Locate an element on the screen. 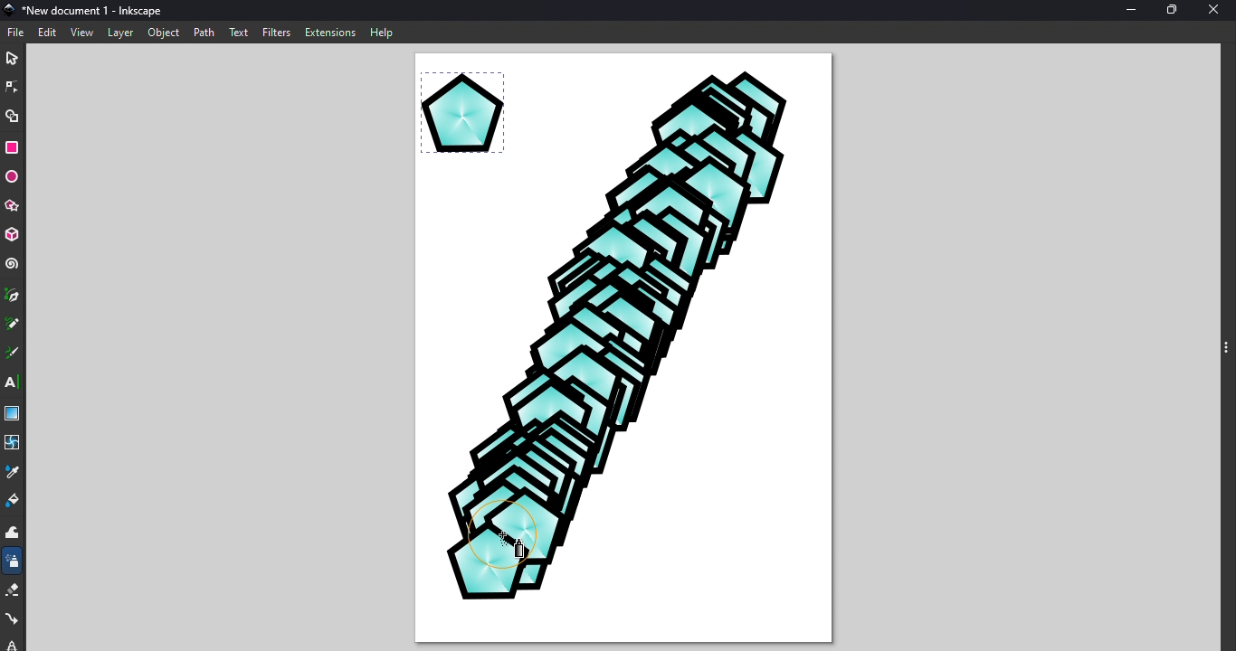 Image resolution: width=1236 pixels, height=651 pixels. Star/polygon tool is located at coordinates (14, 205).